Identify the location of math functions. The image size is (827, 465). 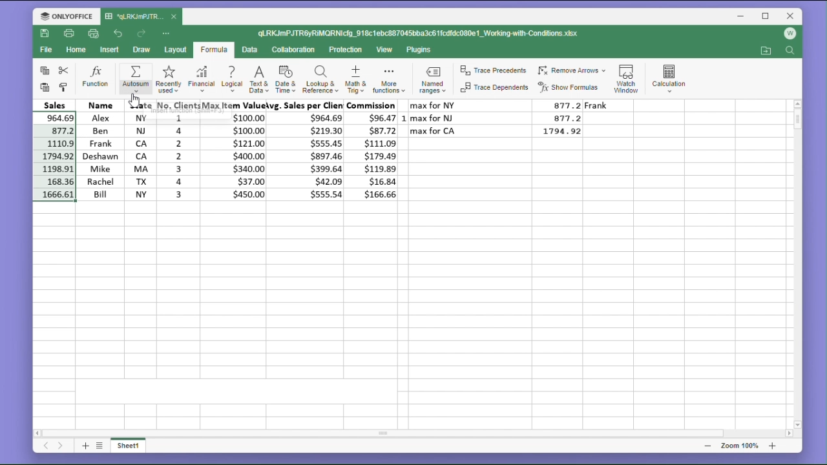
(388, 81).